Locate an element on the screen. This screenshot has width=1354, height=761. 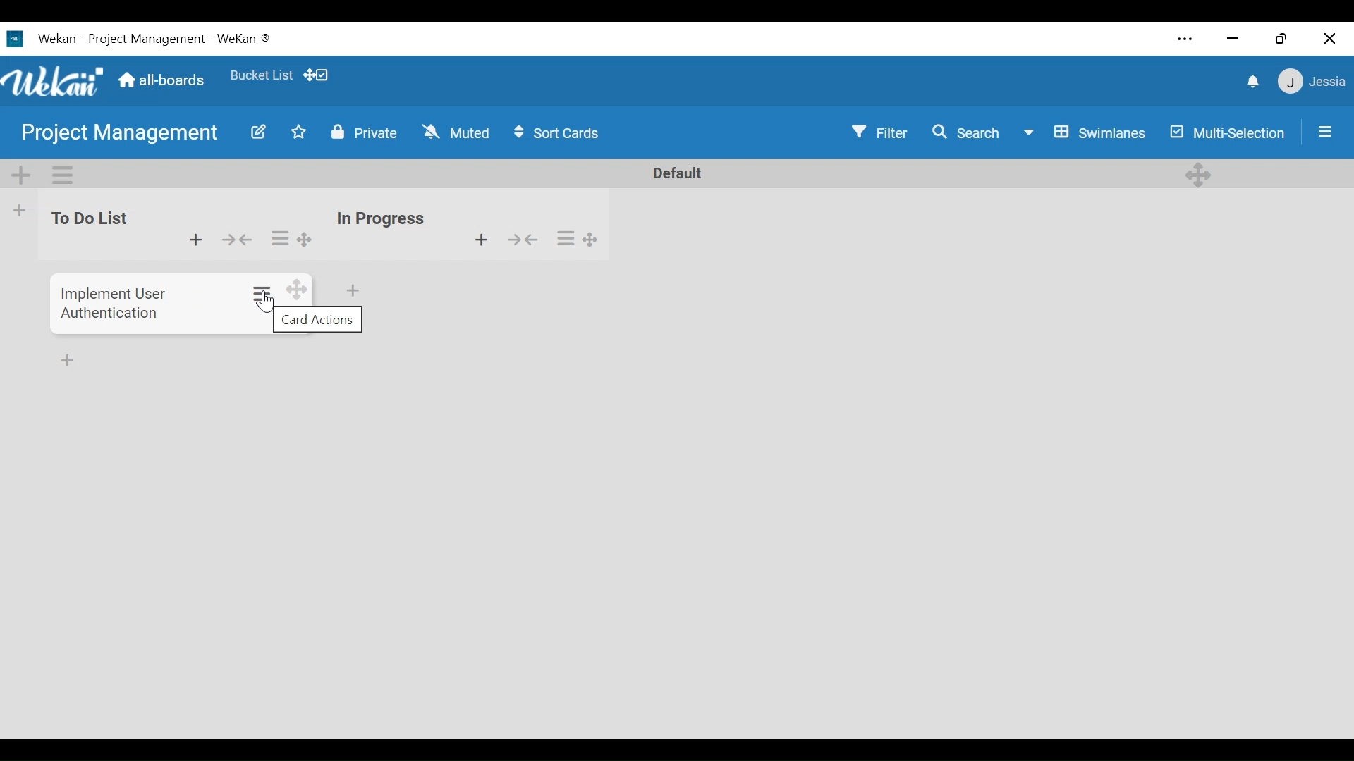
Private is located at coordinates (368, 133).